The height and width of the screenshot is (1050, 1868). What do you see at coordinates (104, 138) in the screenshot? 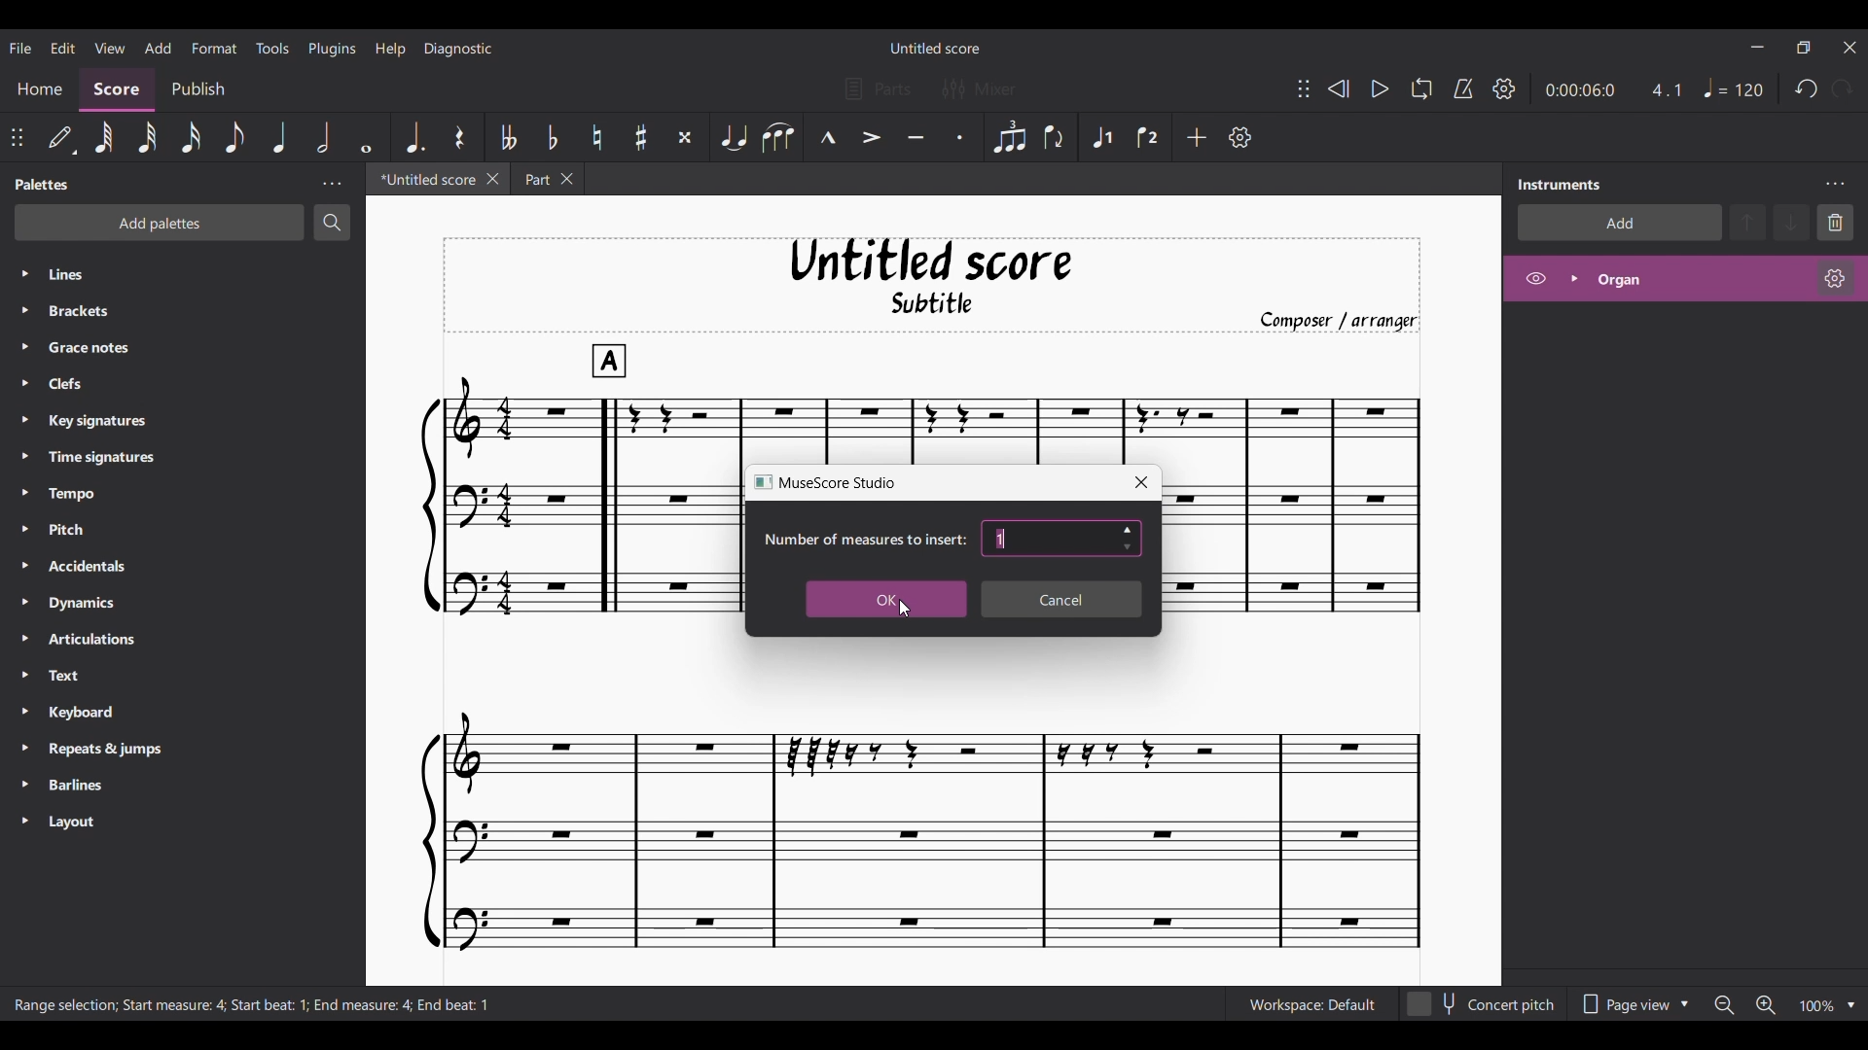
I see `64th note` at bounding box center [104, 138].